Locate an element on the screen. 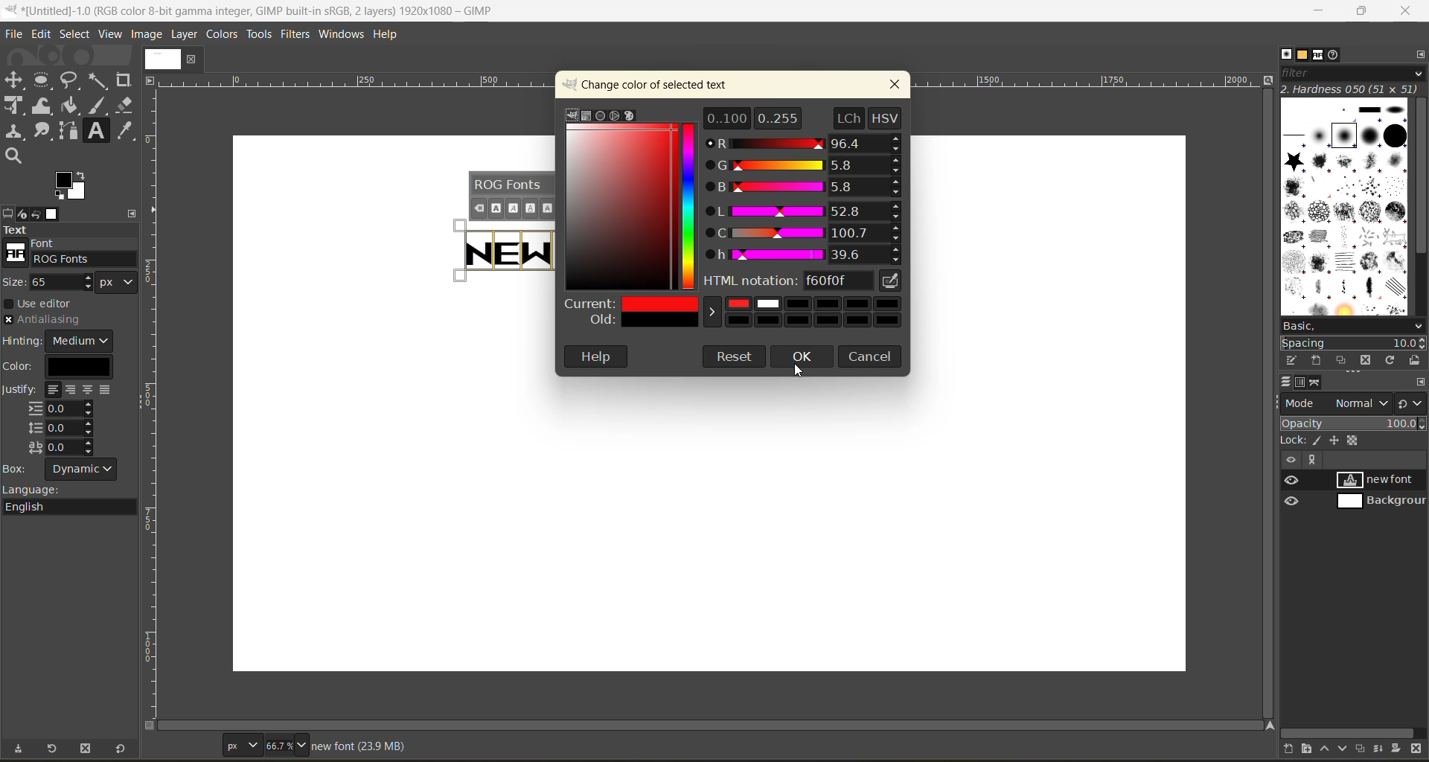  type is located at coordinates (241, 744).